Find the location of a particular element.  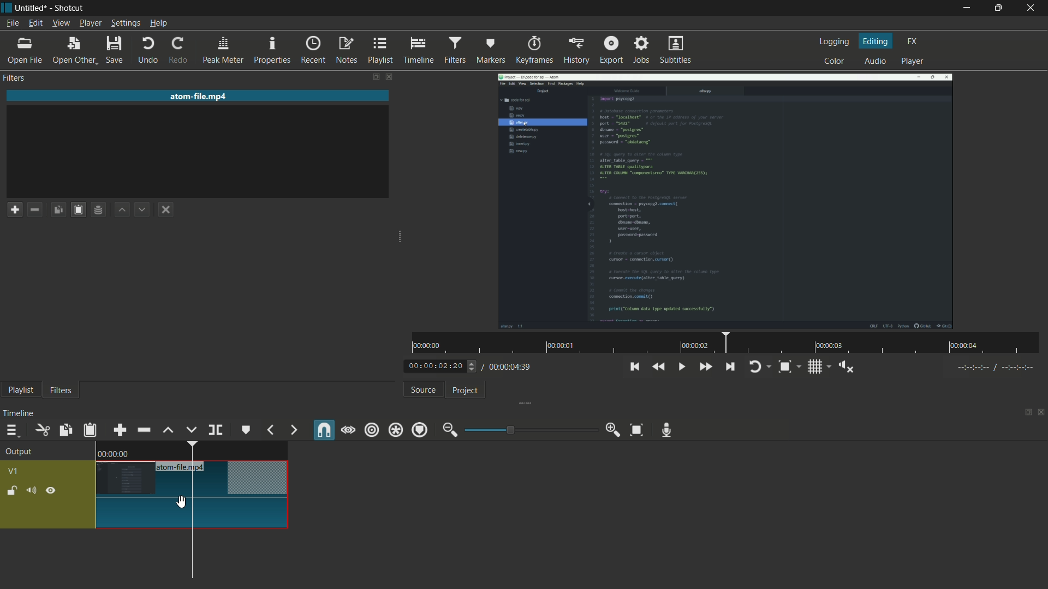

playlist is located at coordinates (20, 390).